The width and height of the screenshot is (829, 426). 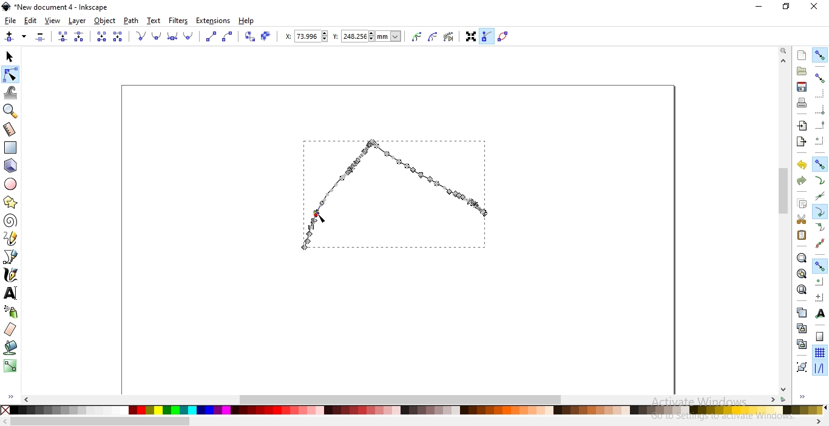 I want to click on color, so click(x=416, y=411).